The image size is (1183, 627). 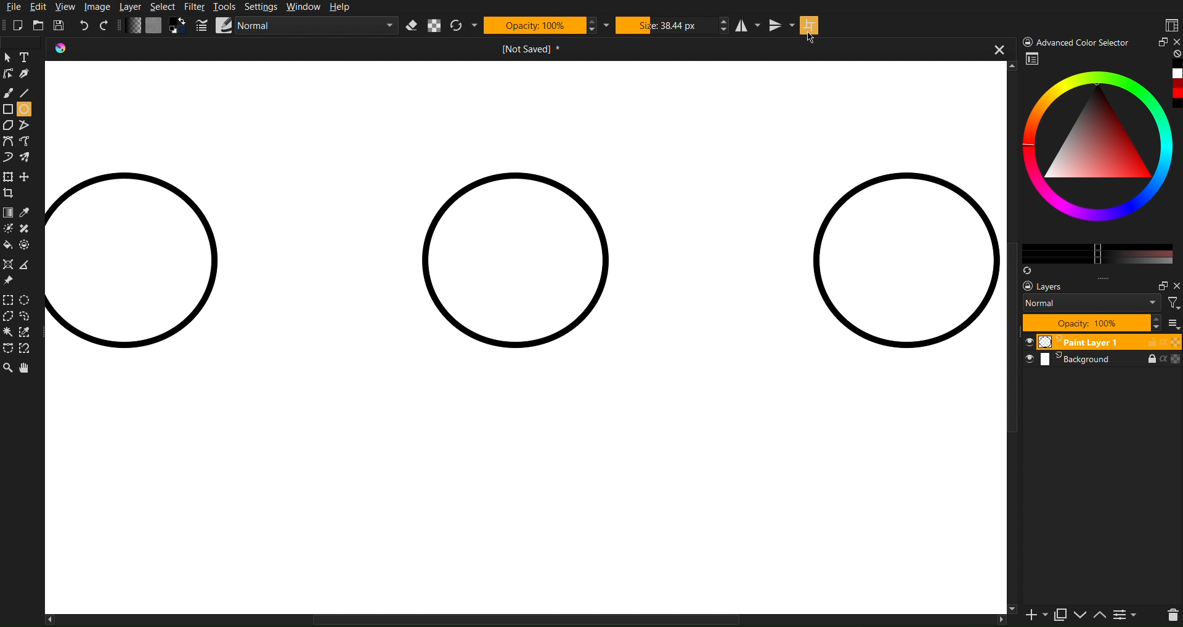 What do you see at coordinates (26, 109) in the screenshot?
I see `Circle` at bounding box center [26, 109].